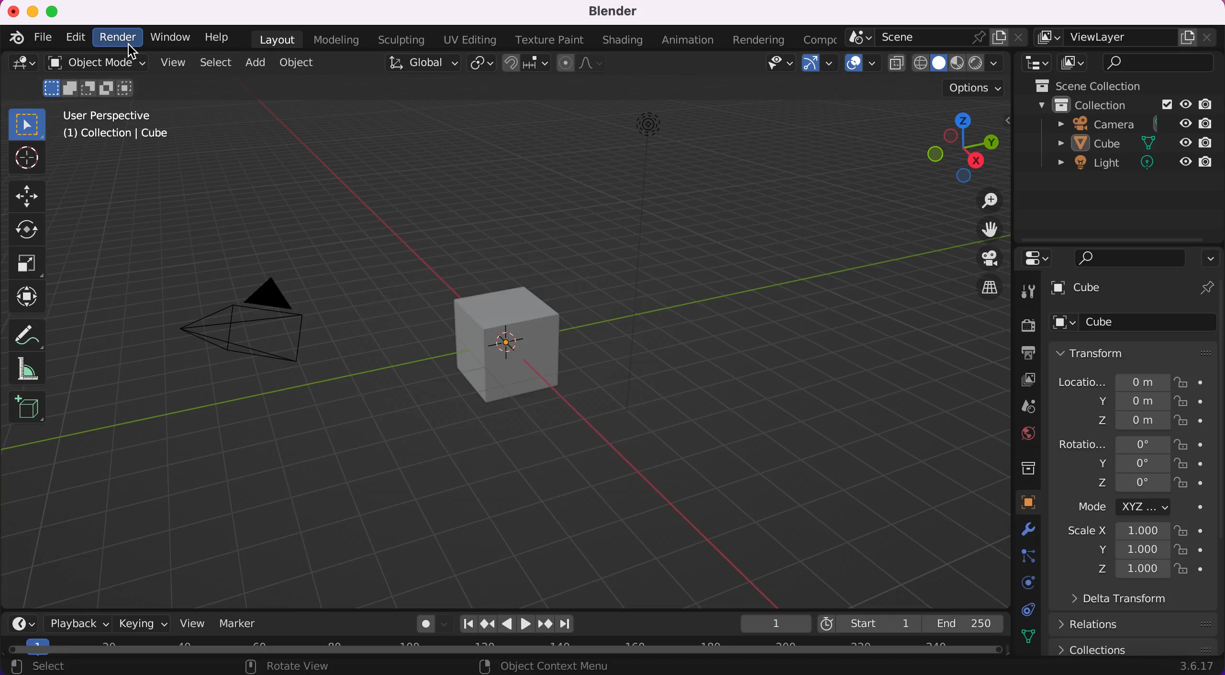  What do you see at coordinates (1134, 509) in the screenshot?
I see `mode xyz...` at bounding box center [1134, 509].